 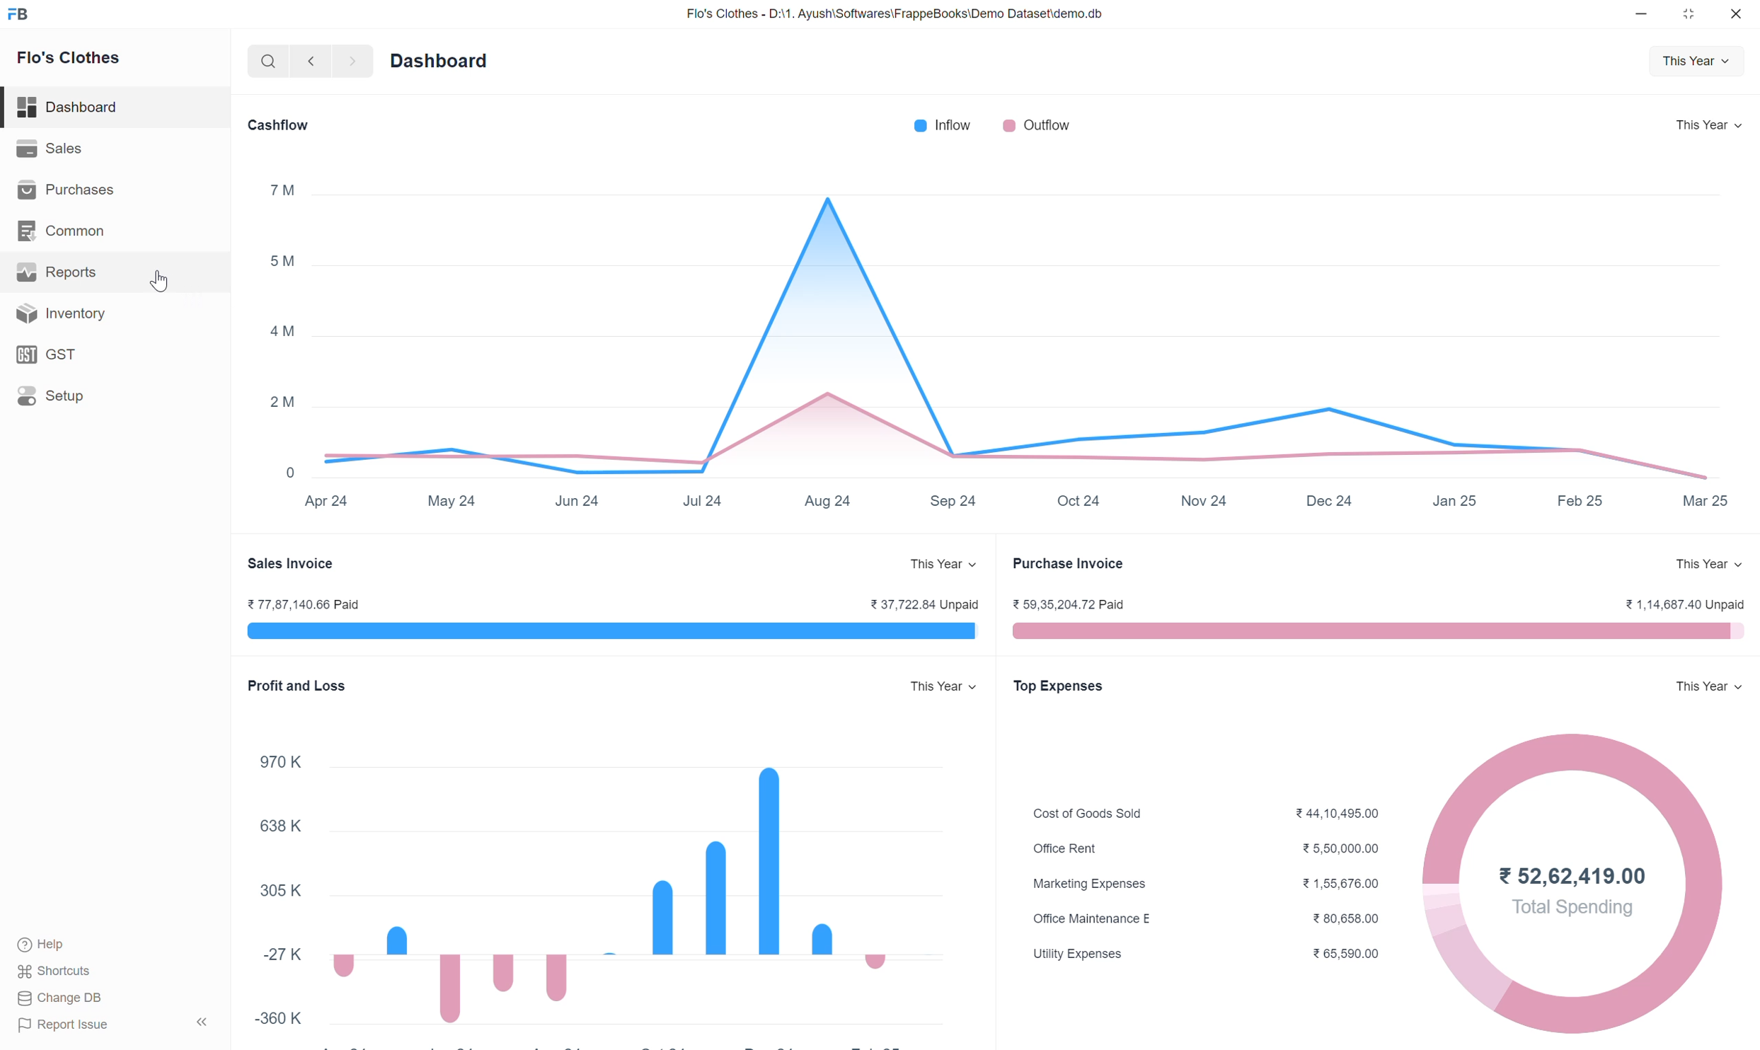 I want to click on Bar, so click(x=609, y=630).